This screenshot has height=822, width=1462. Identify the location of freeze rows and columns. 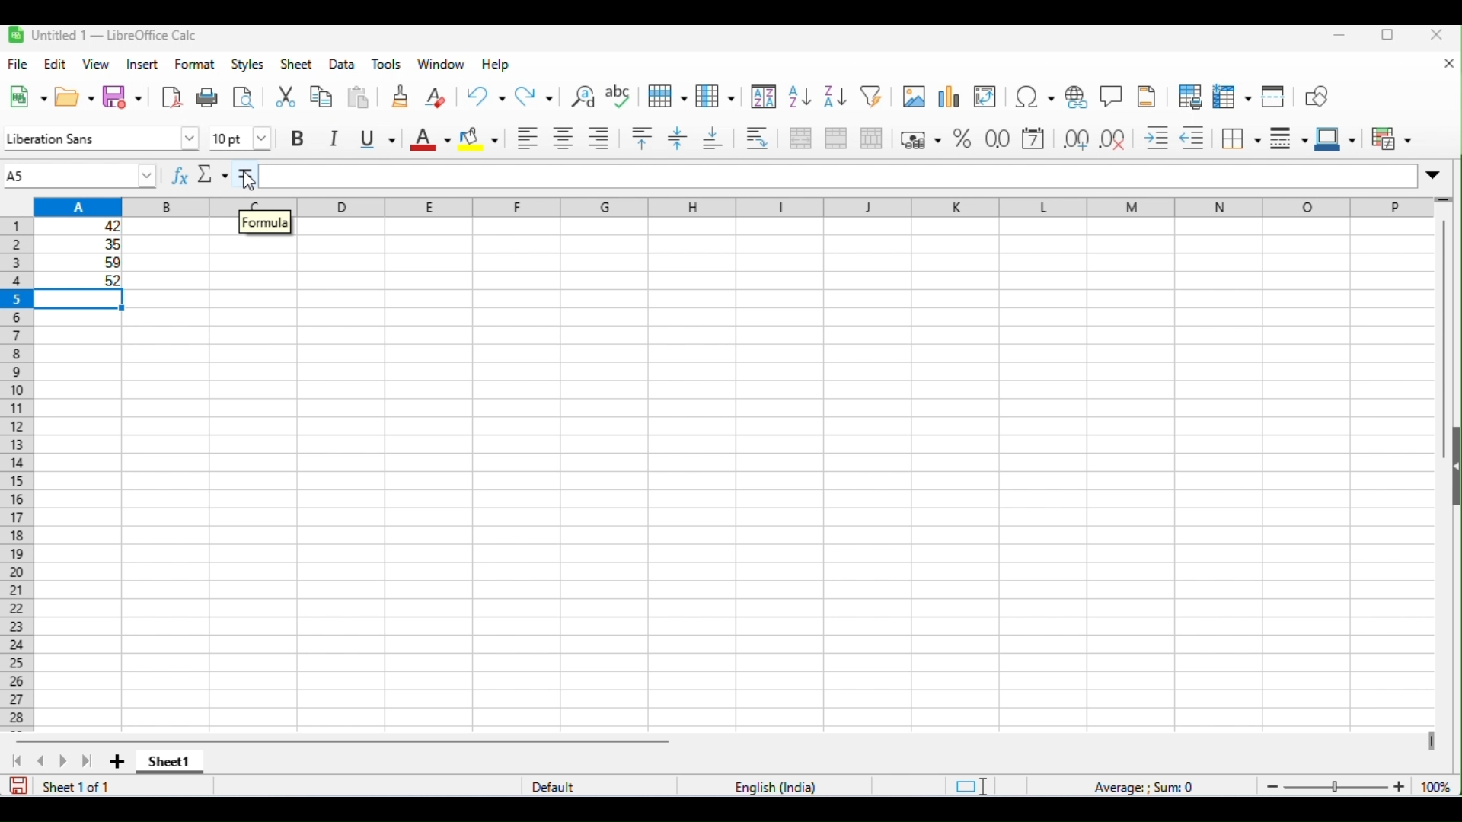
(1231, 97).